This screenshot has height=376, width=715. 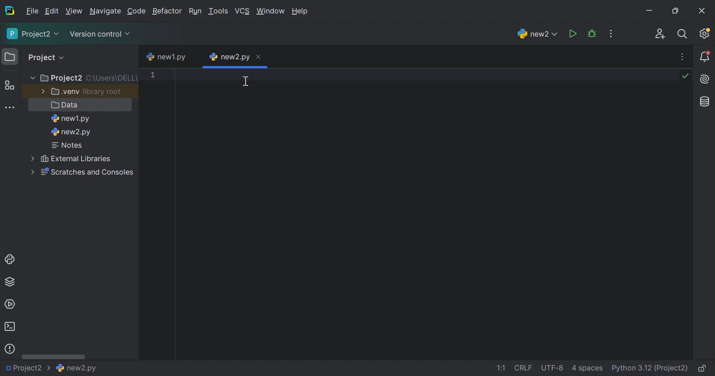 I want to click on Project, so click(x=47, y=57).